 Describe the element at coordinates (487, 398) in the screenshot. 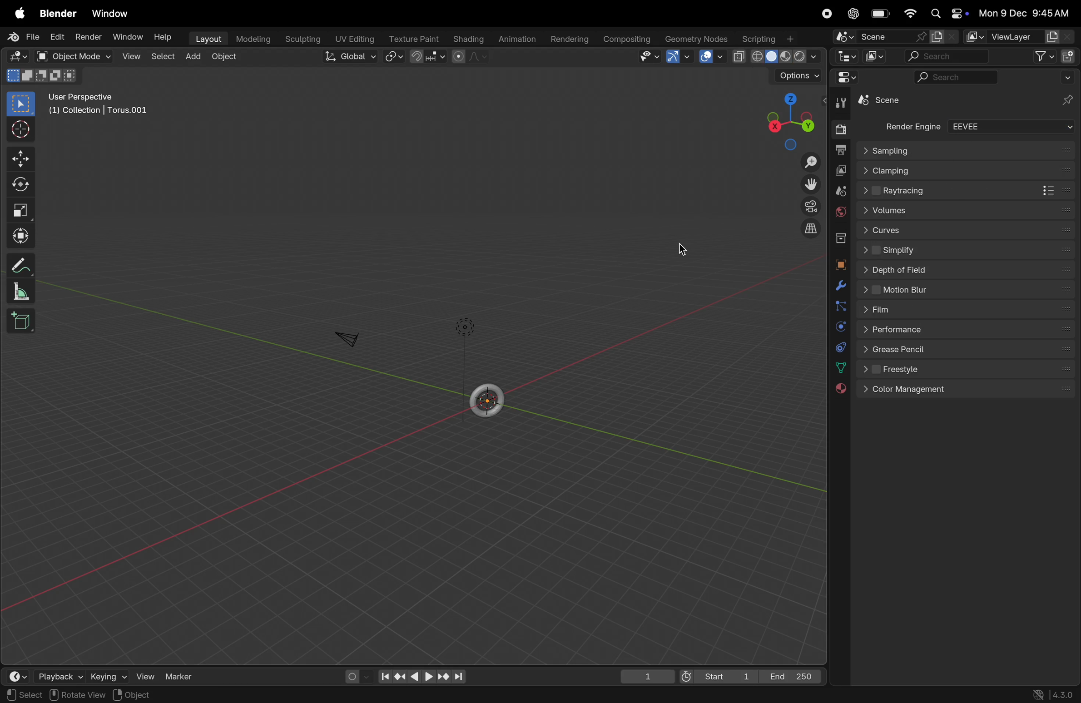

I see `torus` at that location.